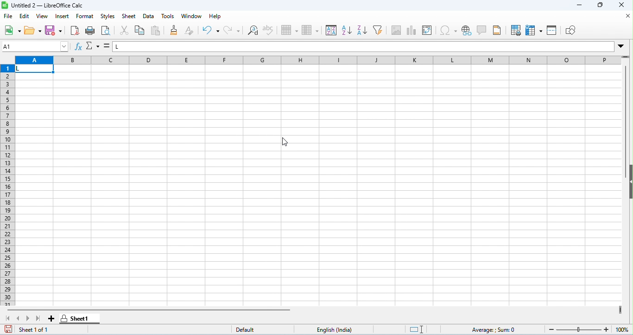 This screenshot has width=633, height=335. What do you see at coordinates (362, 31) in the screenshot?
I see `sort descending` at bounding box center [362, 31].